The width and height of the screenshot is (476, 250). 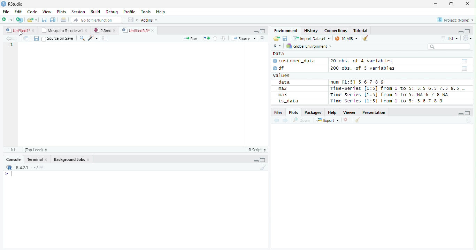 What do you see at coordinates (309, 46) in the screenshot?
I see `Global Environment` at bounding box center [309, 46].